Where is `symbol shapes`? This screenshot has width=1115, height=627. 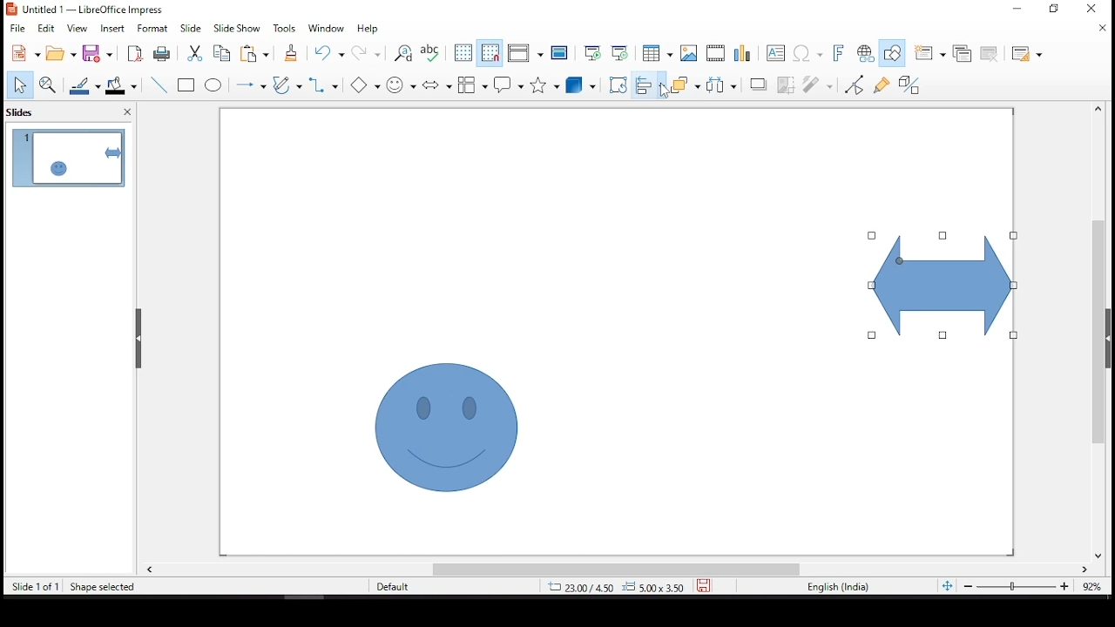
symbol shapes is located at coordinates (403, 84).